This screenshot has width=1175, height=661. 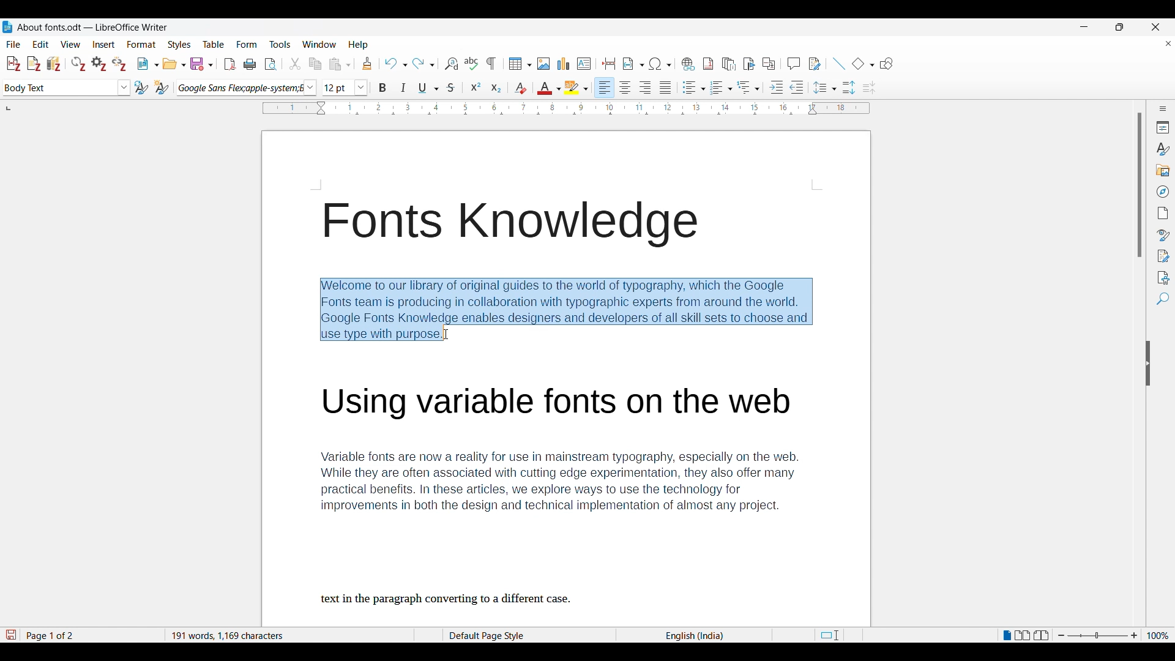 What do you see at coordinates (849, 88) in the screenshot?
I see `Increase paragraph spacing` at bounding box center [849, 88].